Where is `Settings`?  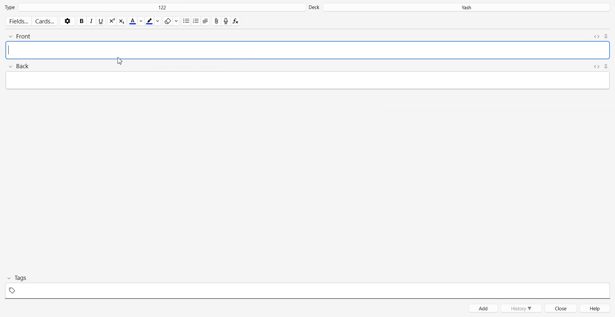 Settings is located at coordinates (68, 21).